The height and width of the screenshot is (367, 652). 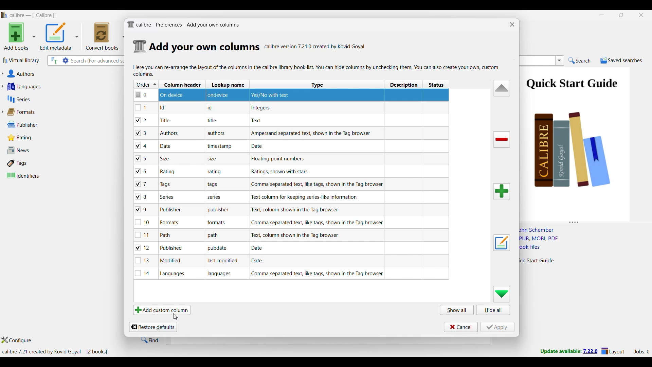 What do you see at coordinates (184, 25) in the screenshot?
I see `Title and logo of current window` at bounding box center [184, 25].